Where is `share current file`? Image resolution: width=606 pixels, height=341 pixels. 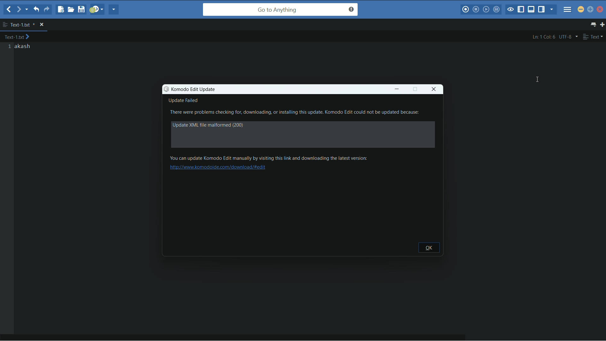
share current file is located at coordinates (113, 9).